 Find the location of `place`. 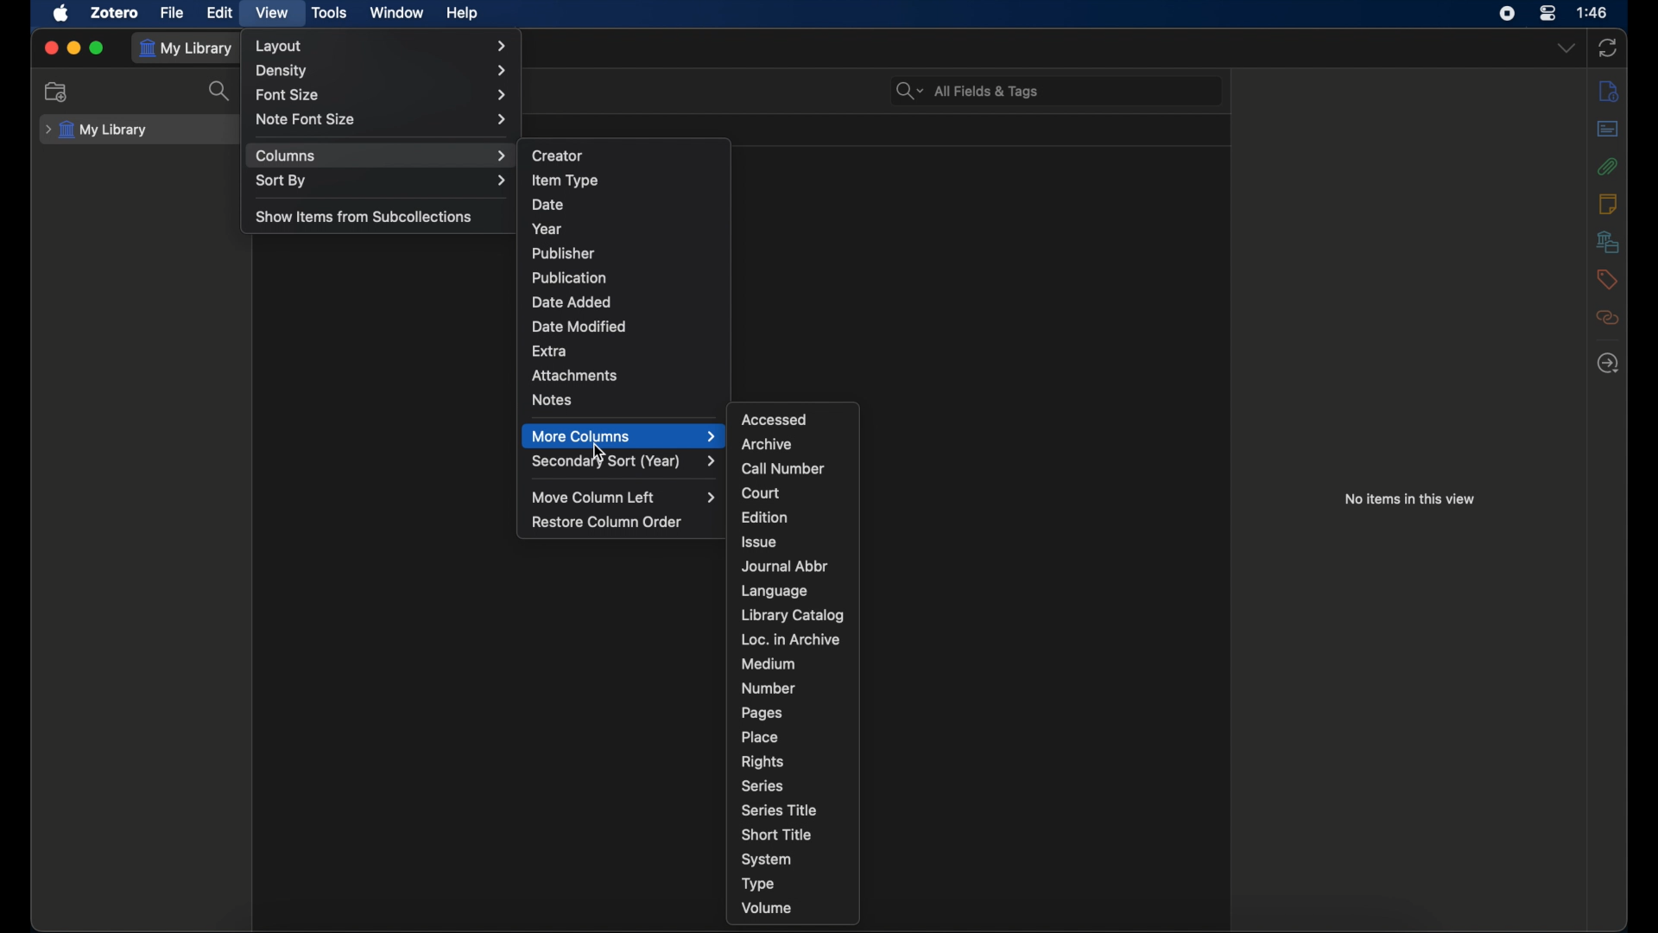

place is located at coordinates (761, 737).